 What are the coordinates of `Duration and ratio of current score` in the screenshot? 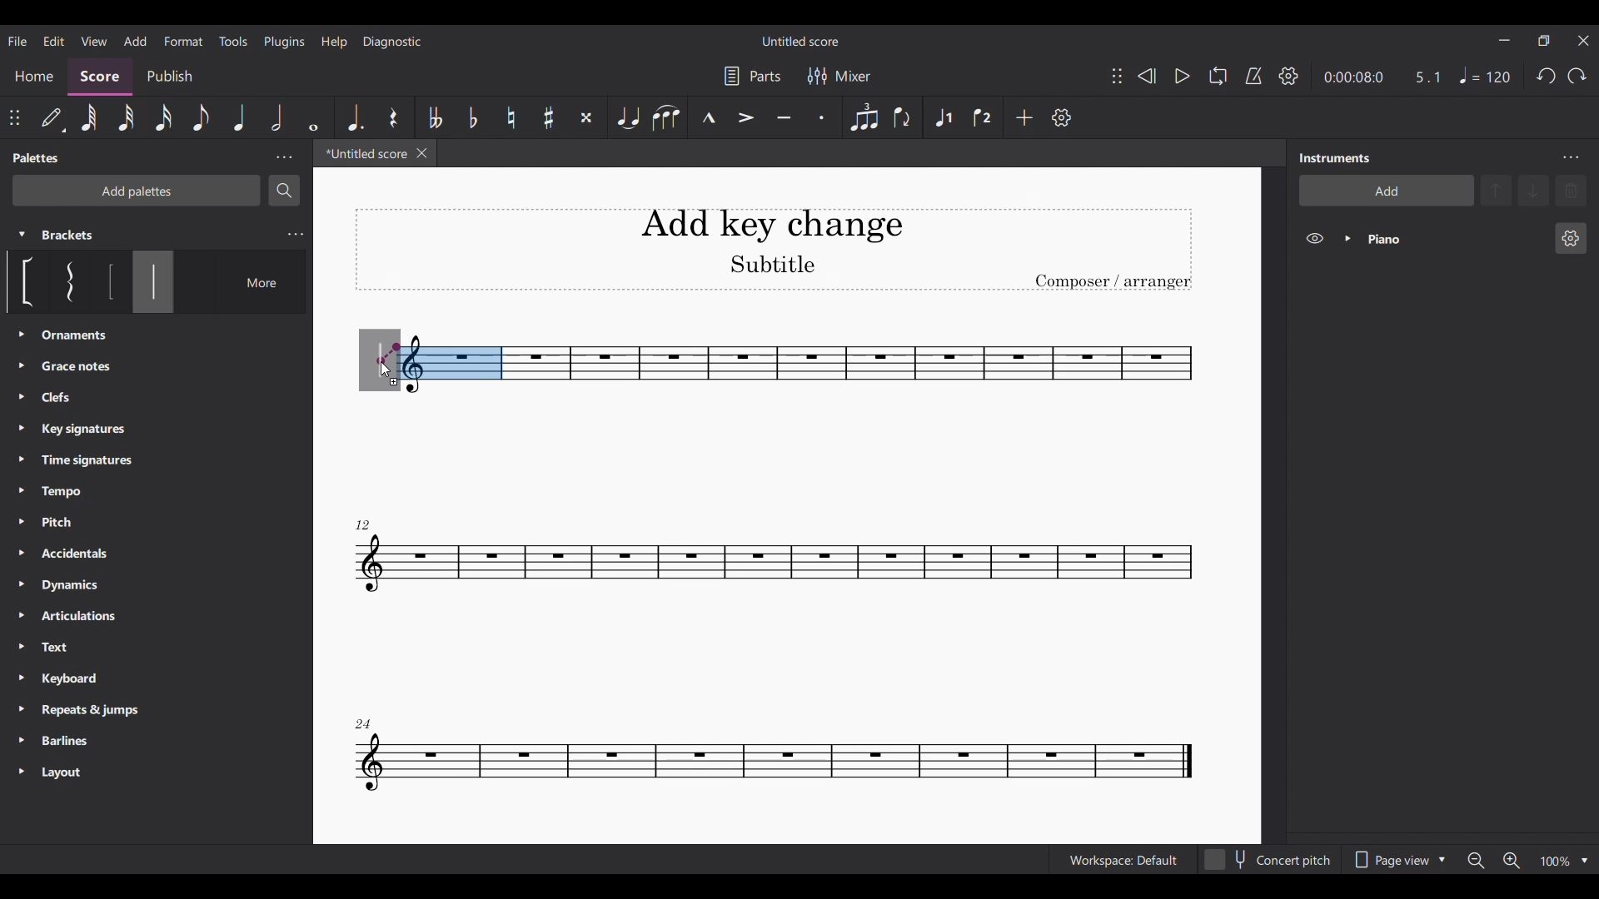 It's located at (1382, 77).